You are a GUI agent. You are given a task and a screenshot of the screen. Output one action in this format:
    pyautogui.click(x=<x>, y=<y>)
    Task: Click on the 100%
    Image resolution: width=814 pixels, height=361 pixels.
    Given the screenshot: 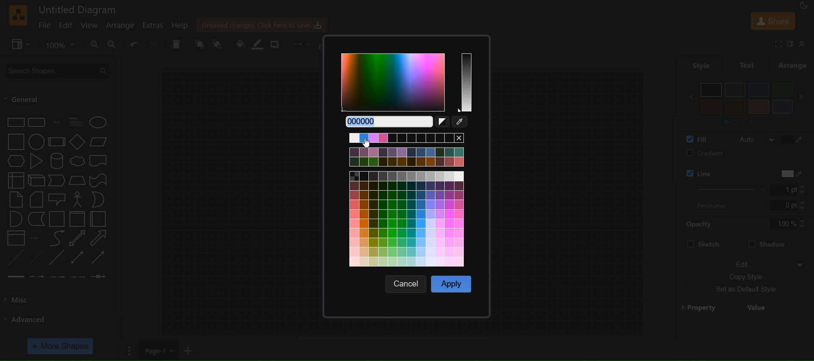 What is the action you would take?
    pyautogui.click(x=787, y=224)
    